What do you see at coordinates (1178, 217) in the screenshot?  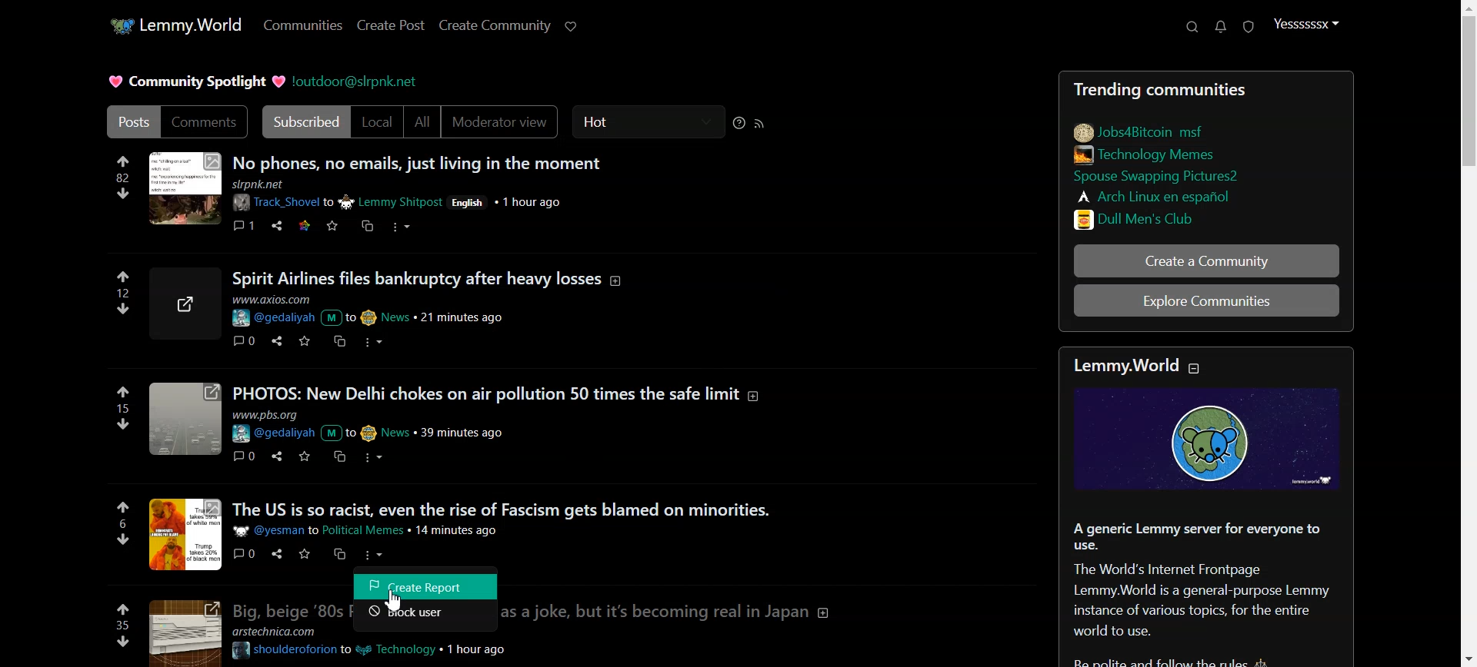 I see `link` at bounding box center [1178, 217].